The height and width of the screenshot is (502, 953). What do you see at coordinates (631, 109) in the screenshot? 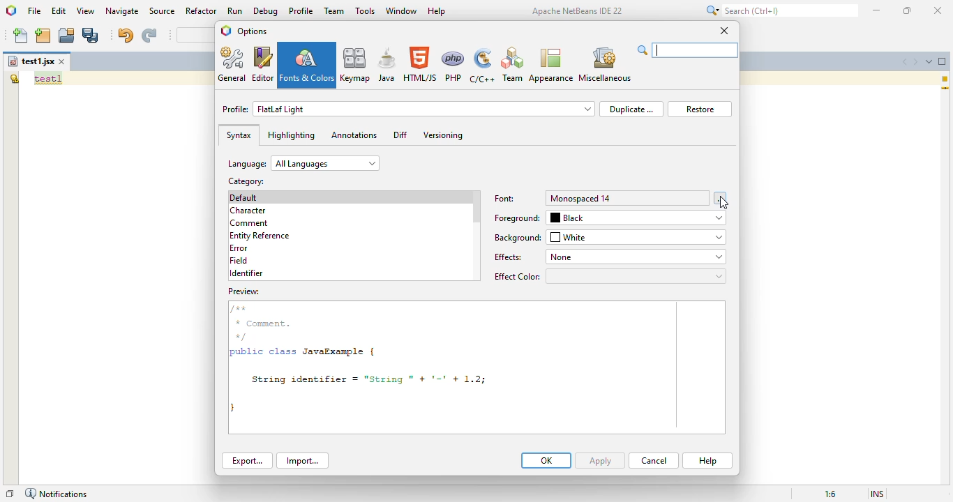
I see `duplicate` at bounding box center [631, 109].